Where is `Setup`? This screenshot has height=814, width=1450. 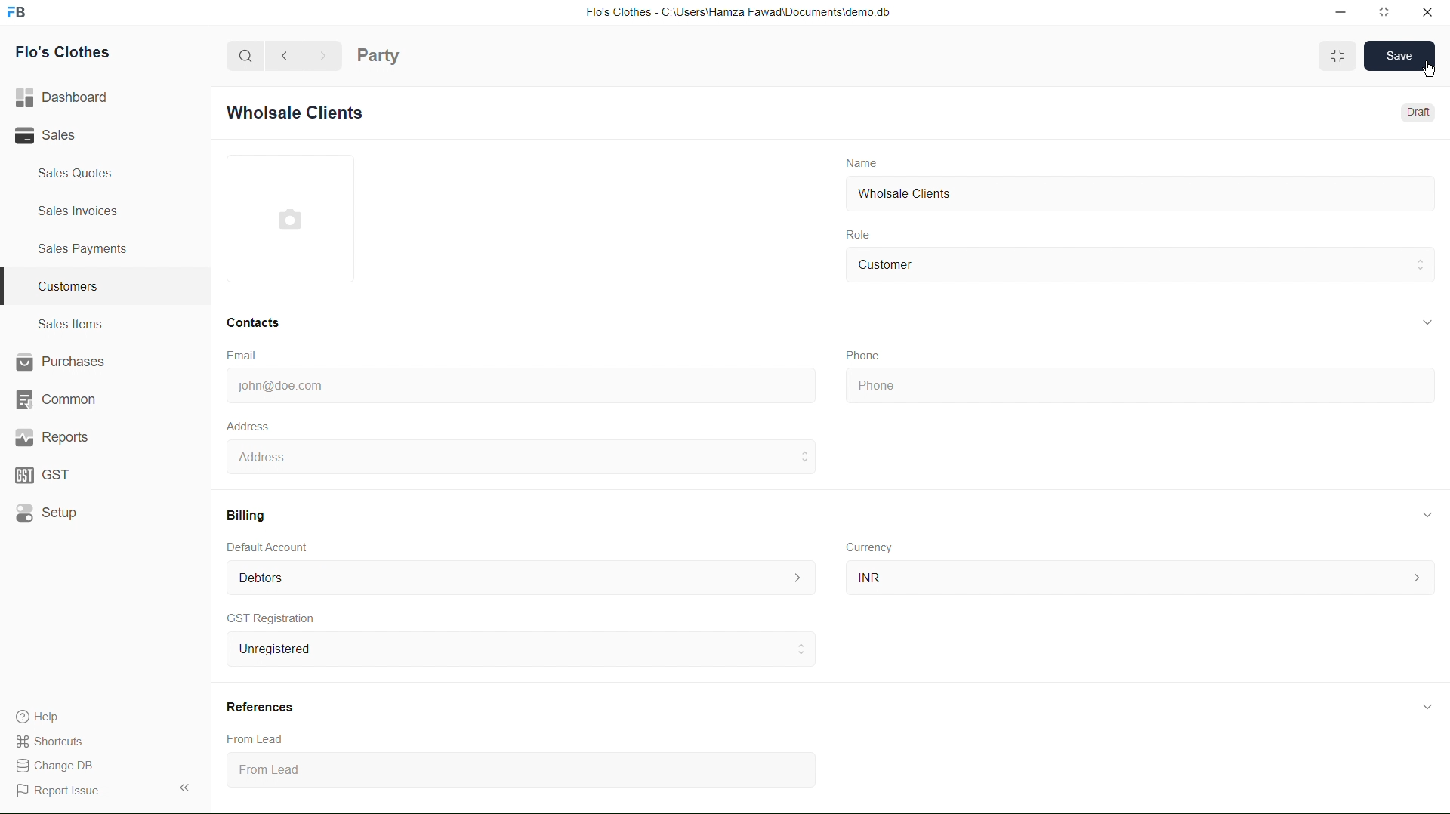 Setup is located at coordinates (47, 514).